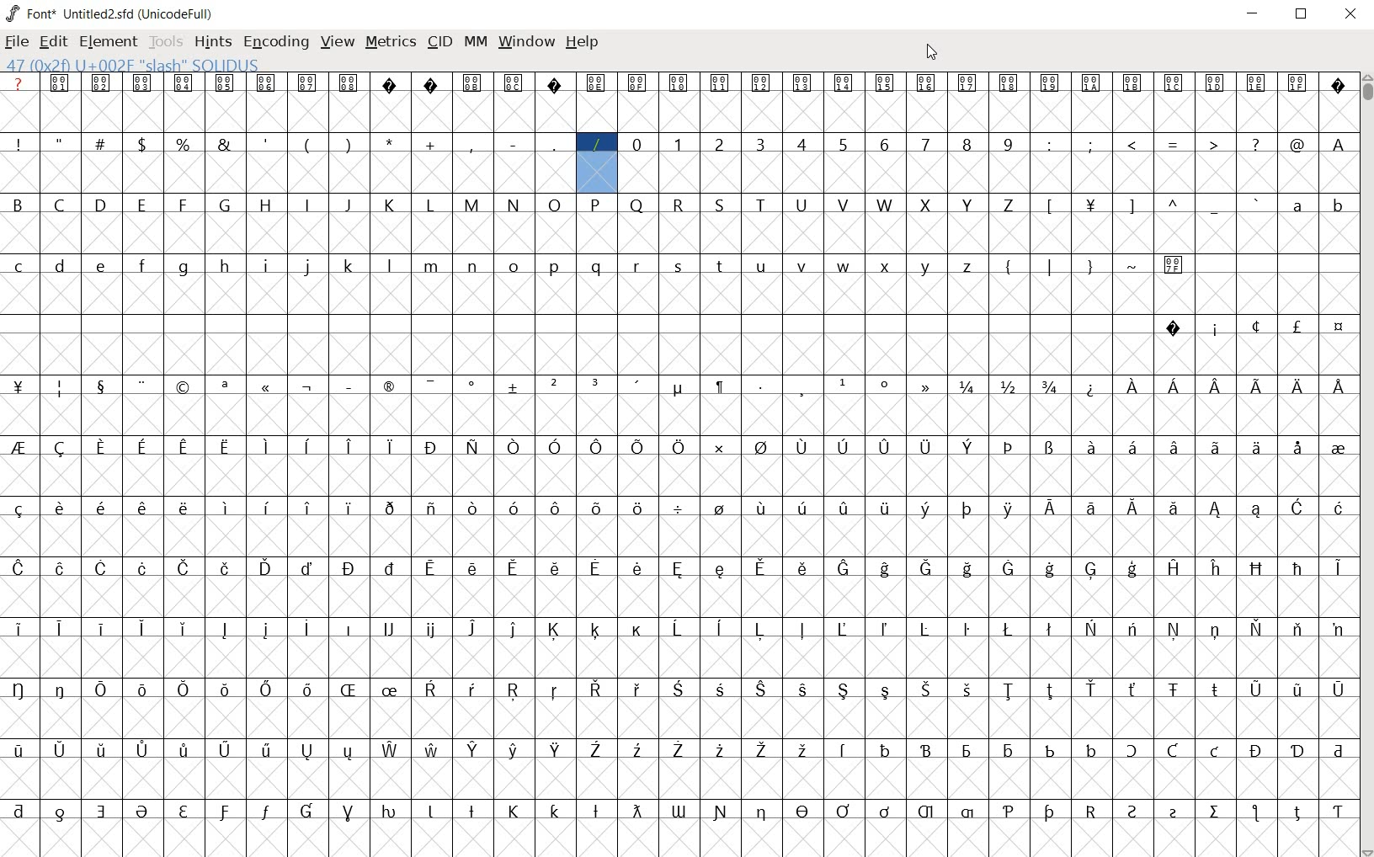 This screenshot has width=1374, height=857. I want to click on glyph, so click(472, 387).